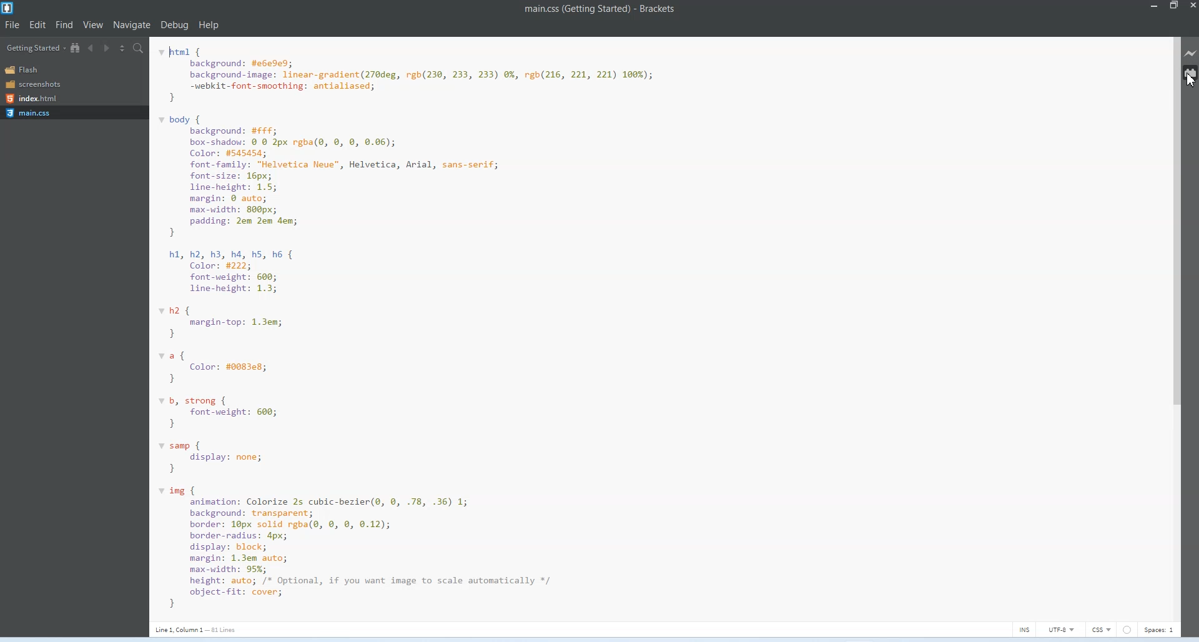  Describe the element at coordinates (1171, 328) in the screenshot. I see `Vertical Scroll bar` at that location.